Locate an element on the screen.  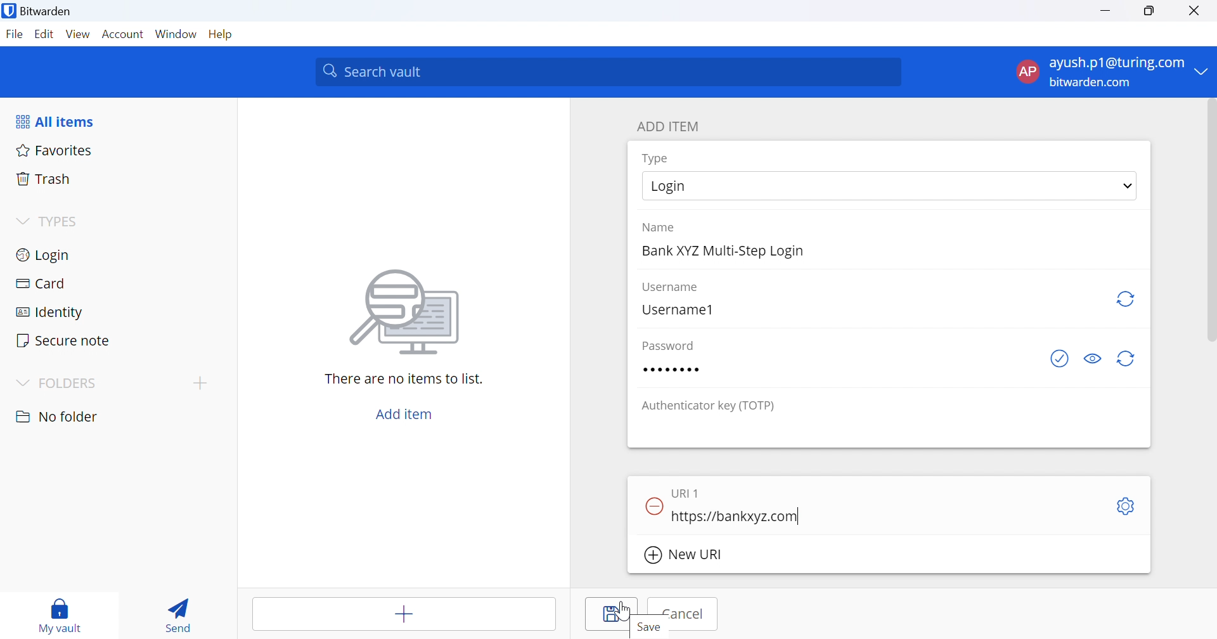
Type is located at coordinates (656, 158).